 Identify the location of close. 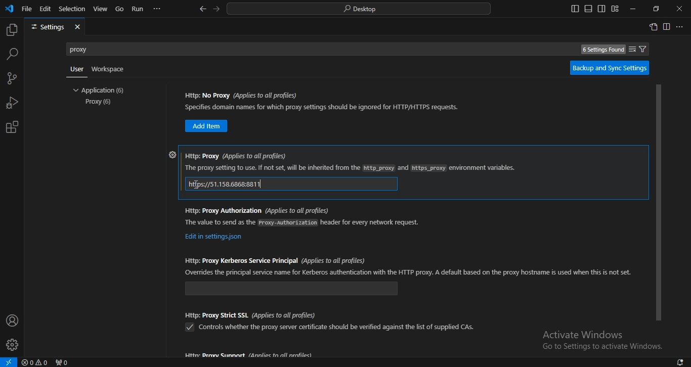
(78, 27).